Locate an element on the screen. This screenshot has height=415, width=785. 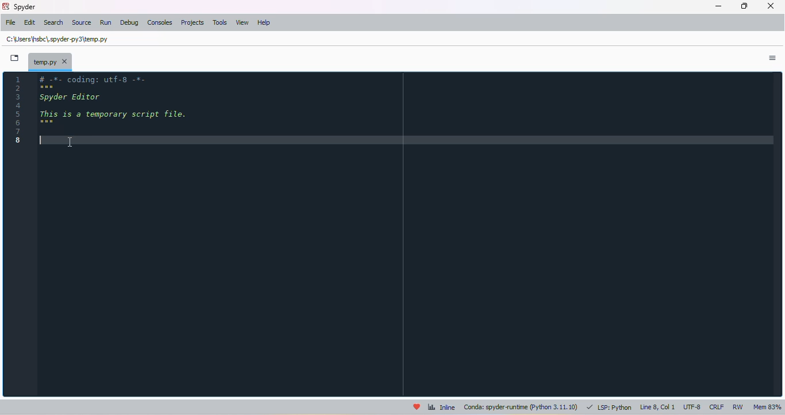
projects is located at coordinates (193, 22).